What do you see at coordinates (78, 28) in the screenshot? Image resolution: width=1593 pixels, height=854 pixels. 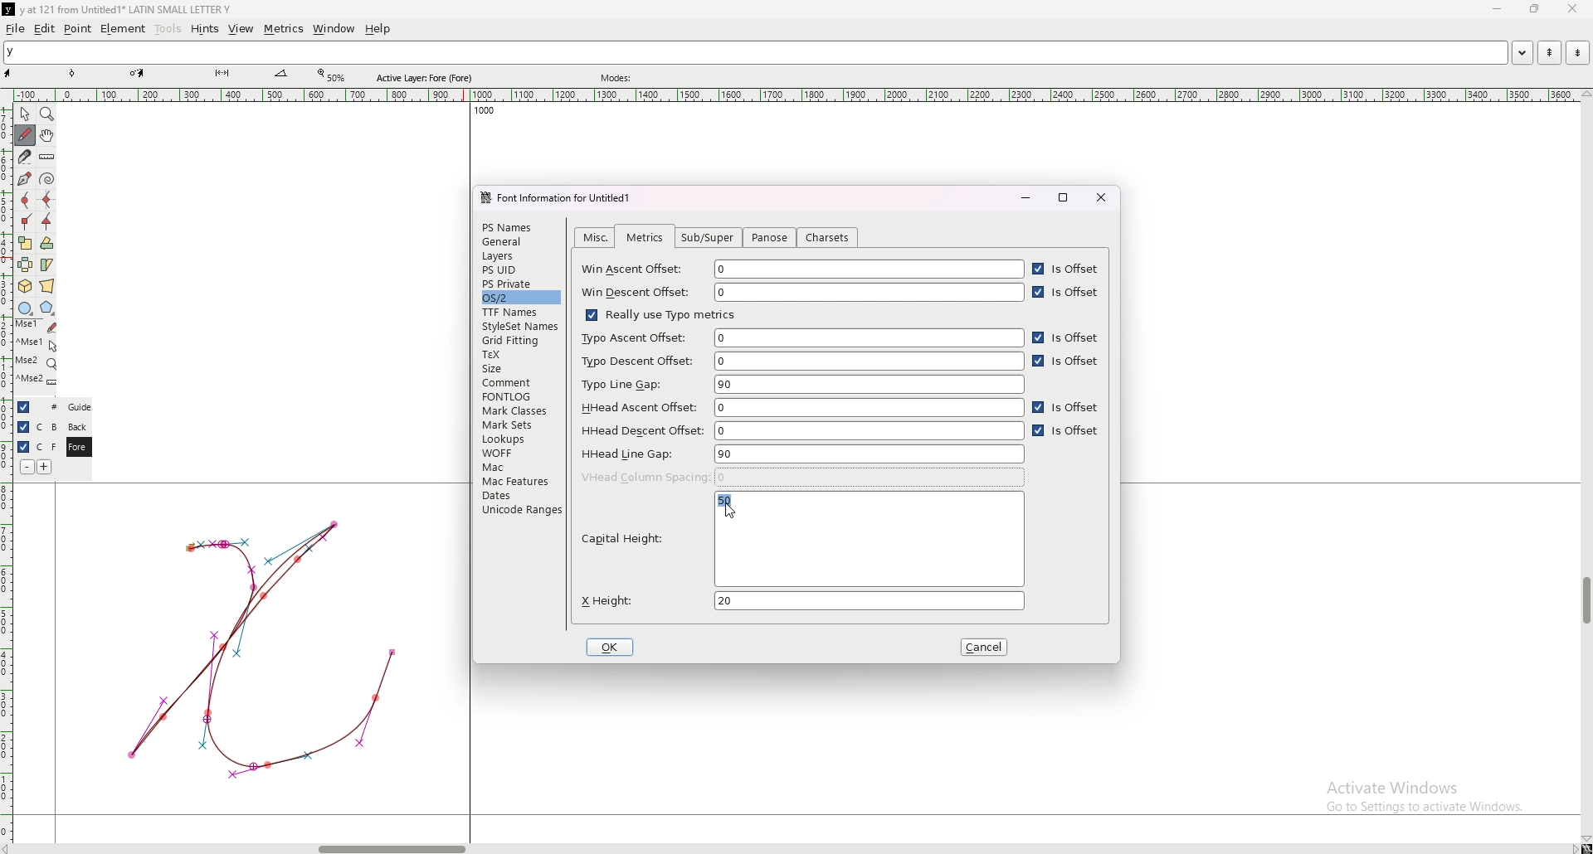 I see `point` at bounding box center [78, 28].